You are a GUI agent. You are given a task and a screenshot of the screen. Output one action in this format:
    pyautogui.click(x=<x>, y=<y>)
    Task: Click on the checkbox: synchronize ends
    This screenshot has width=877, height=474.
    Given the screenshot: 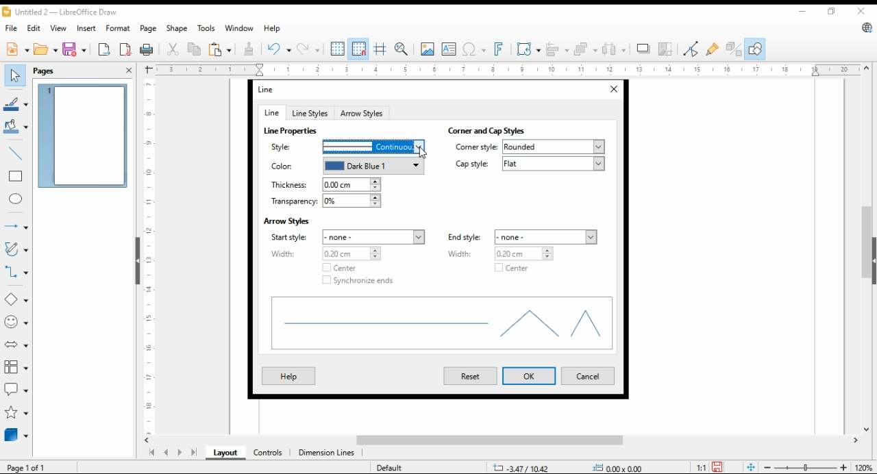 What is the action you would take?
    pyautogui.click(x=358, y=280)
    